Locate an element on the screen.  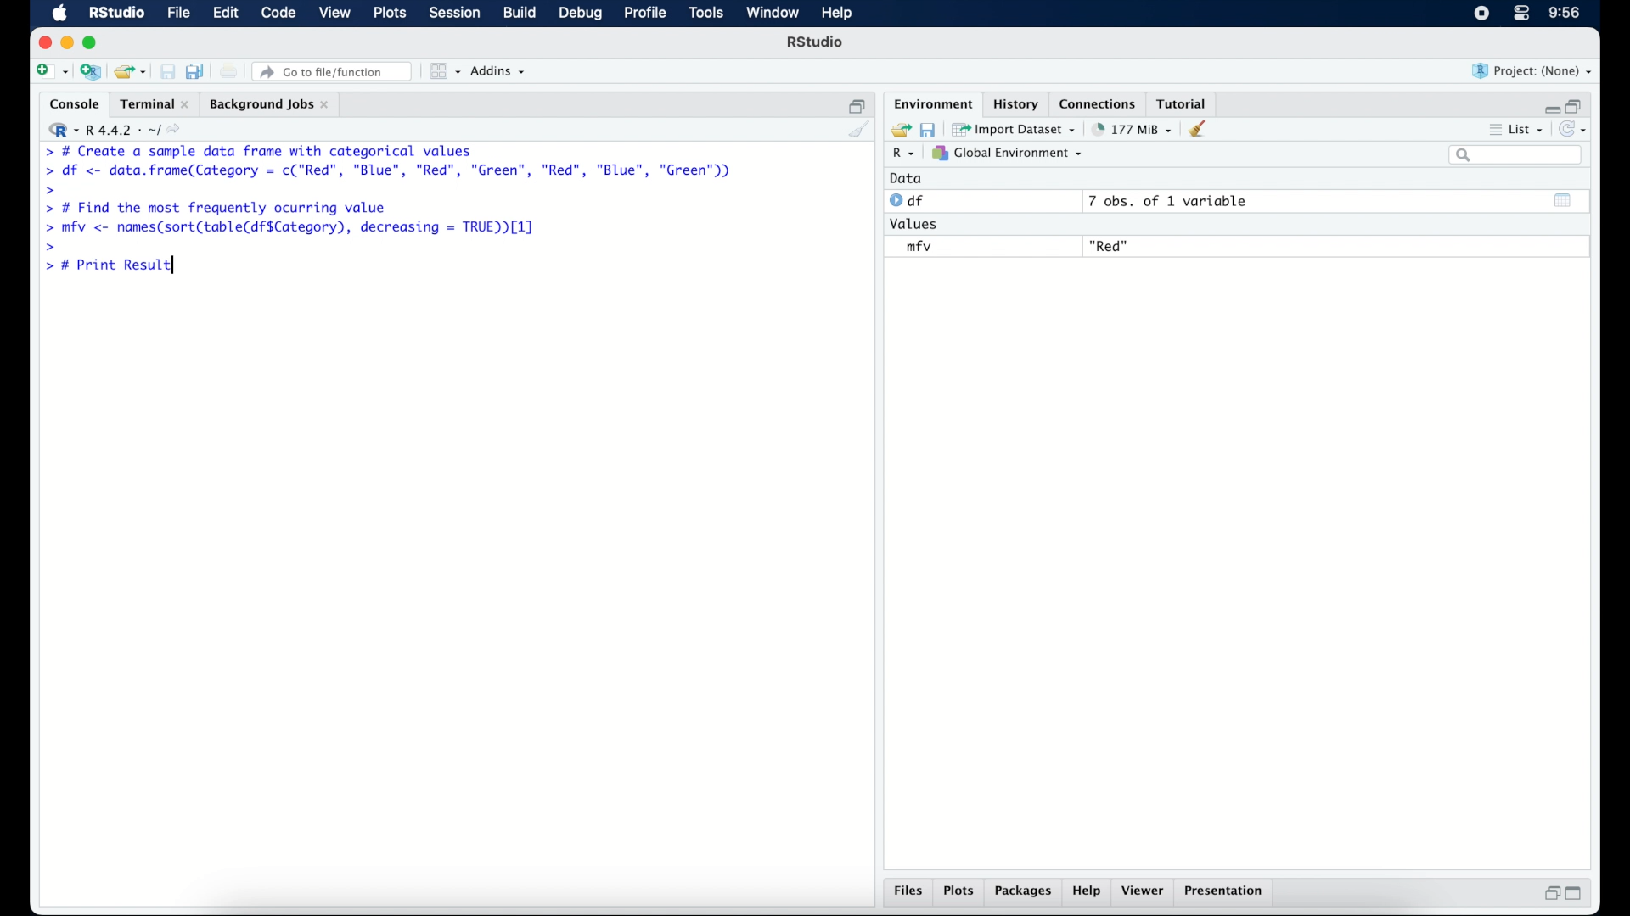
connections is located at coordinates (1099, 103).